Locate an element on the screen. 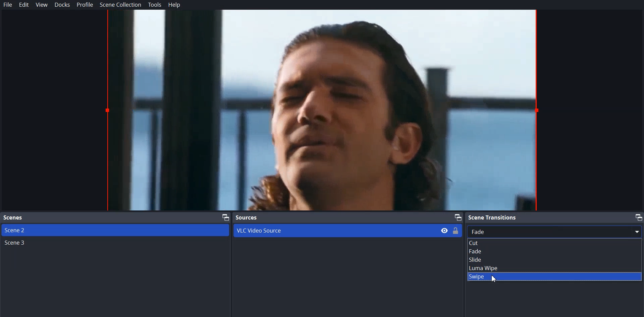 The height and width of the screenshot is (317, 644). Source file preview is located at coordinates (321, 111).